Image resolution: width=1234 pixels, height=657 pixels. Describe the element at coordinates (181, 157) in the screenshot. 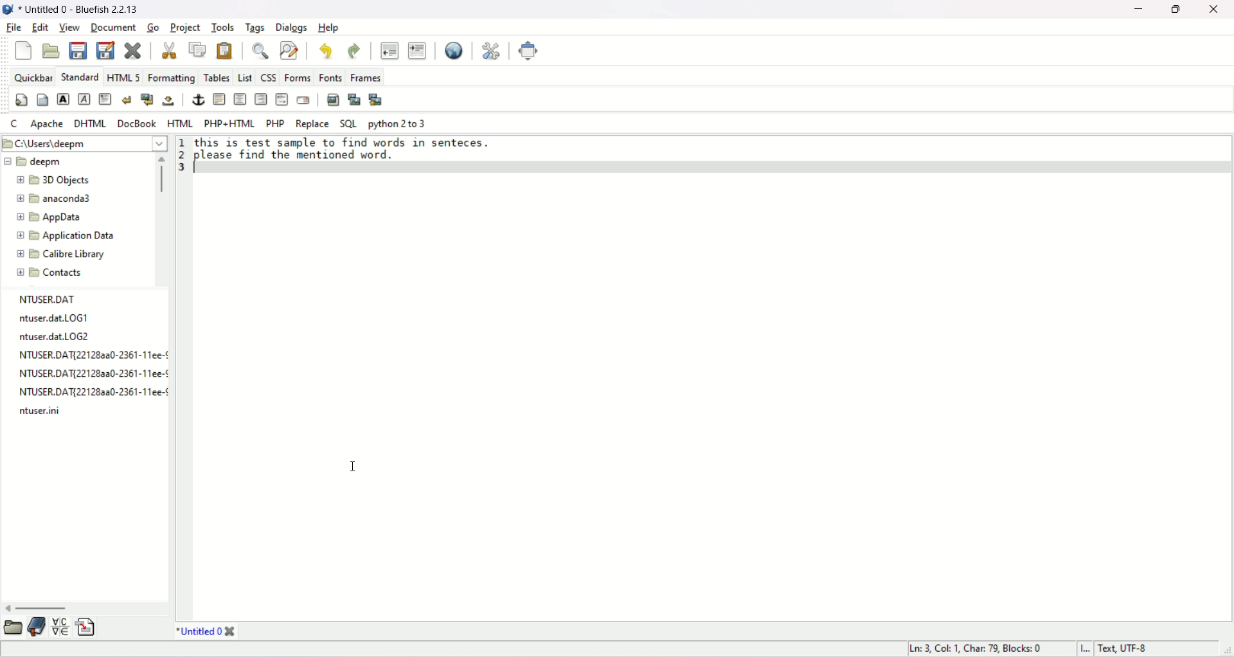

I see `line number` at that location.